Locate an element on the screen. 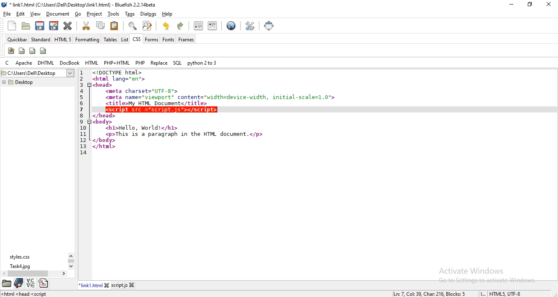  desktop is located at coordinates (38, 73).